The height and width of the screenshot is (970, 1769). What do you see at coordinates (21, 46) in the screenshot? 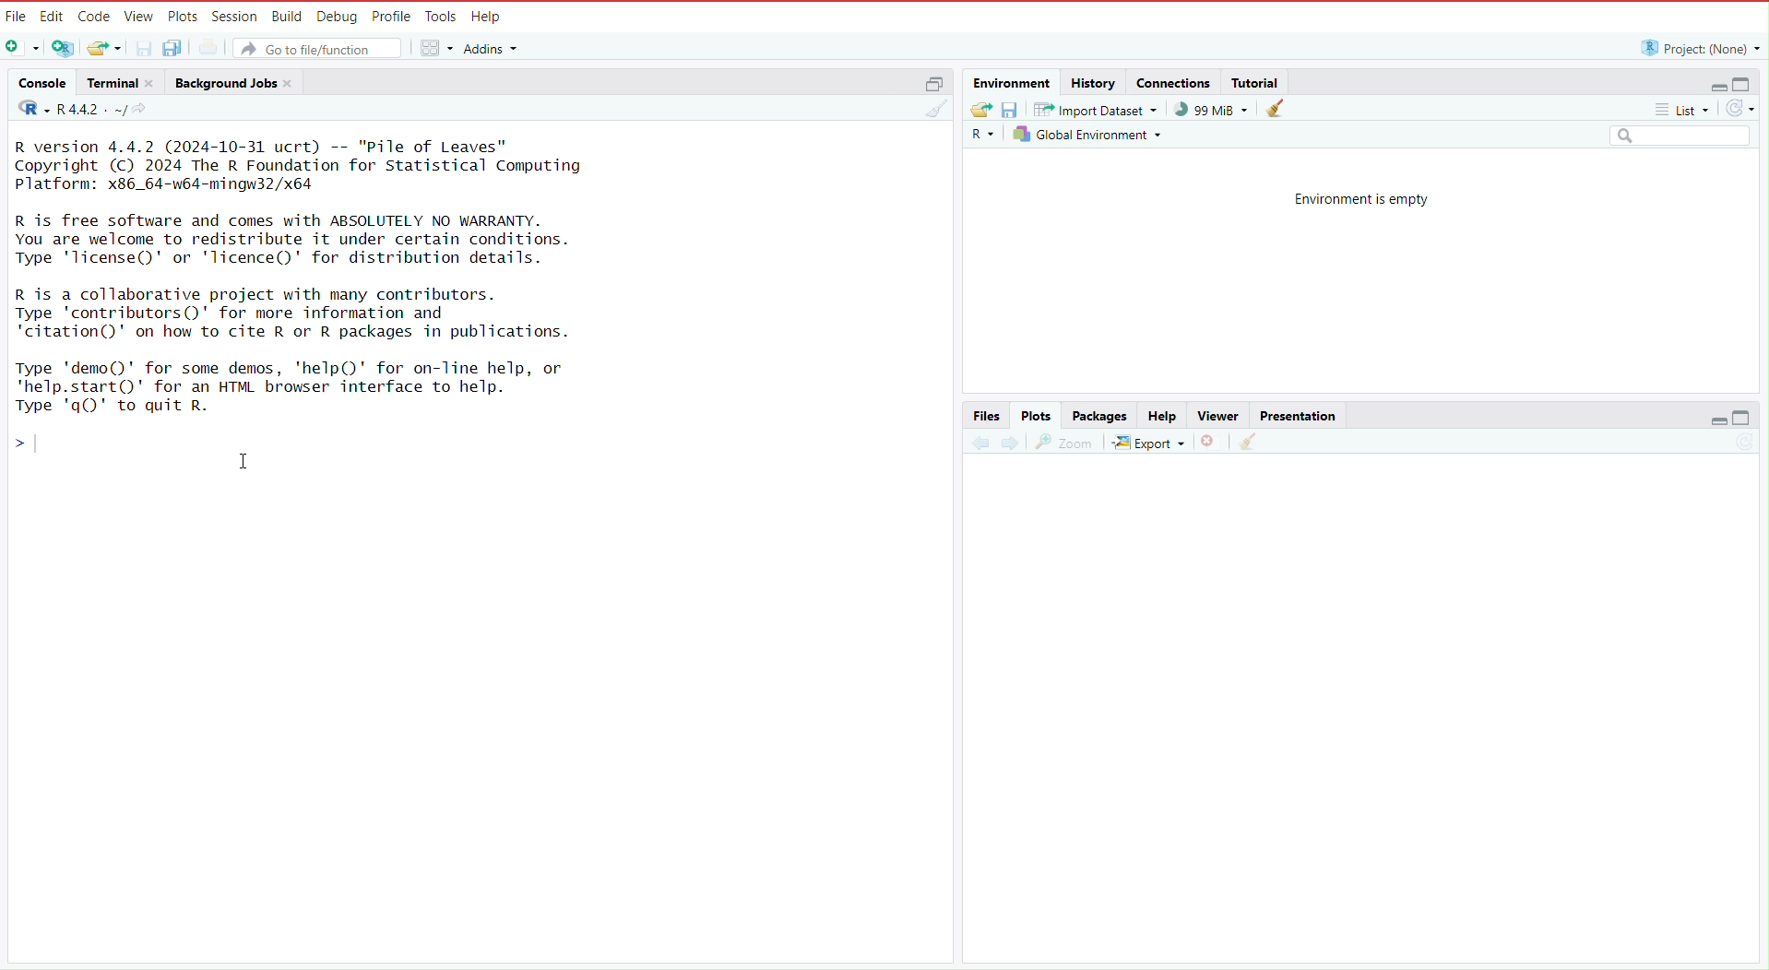
I see `new file` at bounding box center [21, 46].